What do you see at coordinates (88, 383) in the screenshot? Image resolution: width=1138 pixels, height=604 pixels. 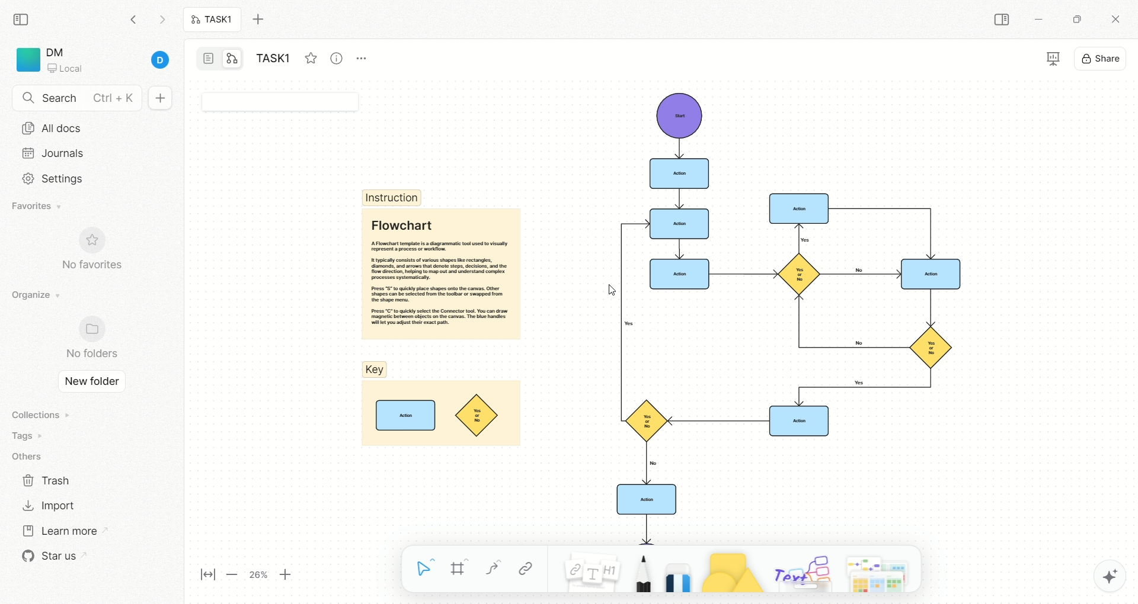 I see `new folder` at bounding box center [88, 383].